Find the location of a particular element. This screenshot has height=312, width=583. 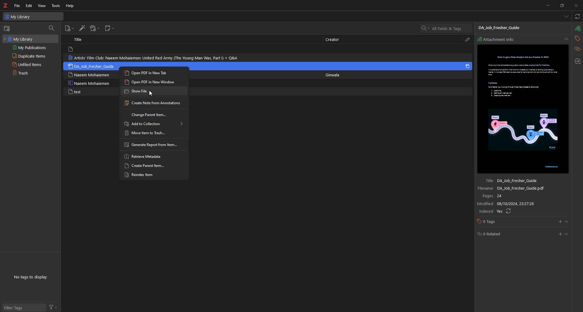

close is located at coordinates (576, 5).